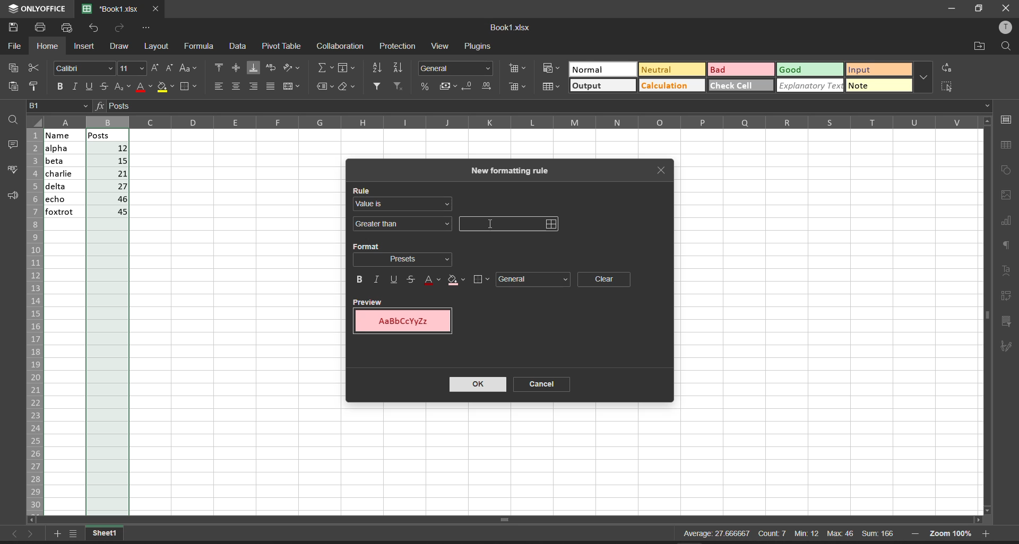  Describe the element at coordinates (861, 85) in the screenshot. I see `note` at that location.